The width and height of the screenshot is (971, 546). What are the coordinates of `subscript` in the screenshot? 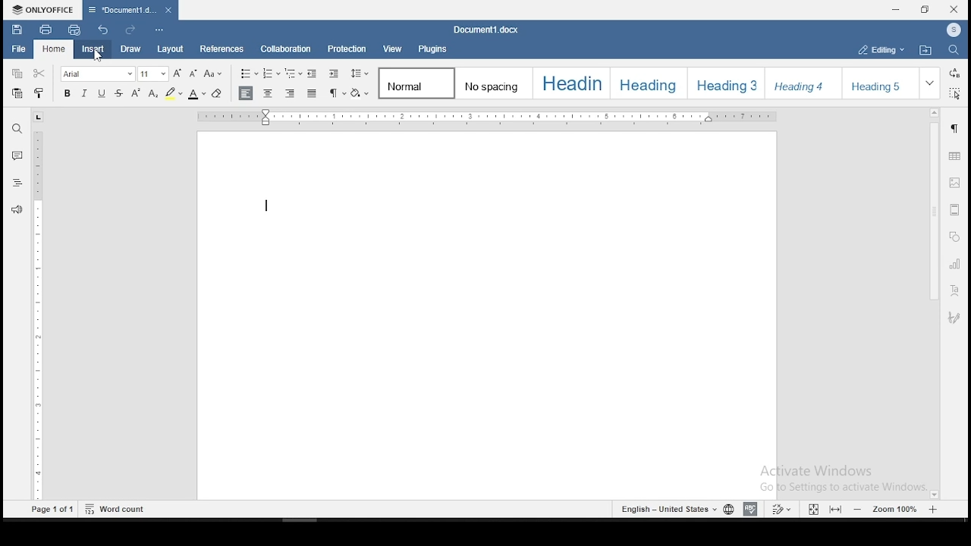 It's located at (153, 91).